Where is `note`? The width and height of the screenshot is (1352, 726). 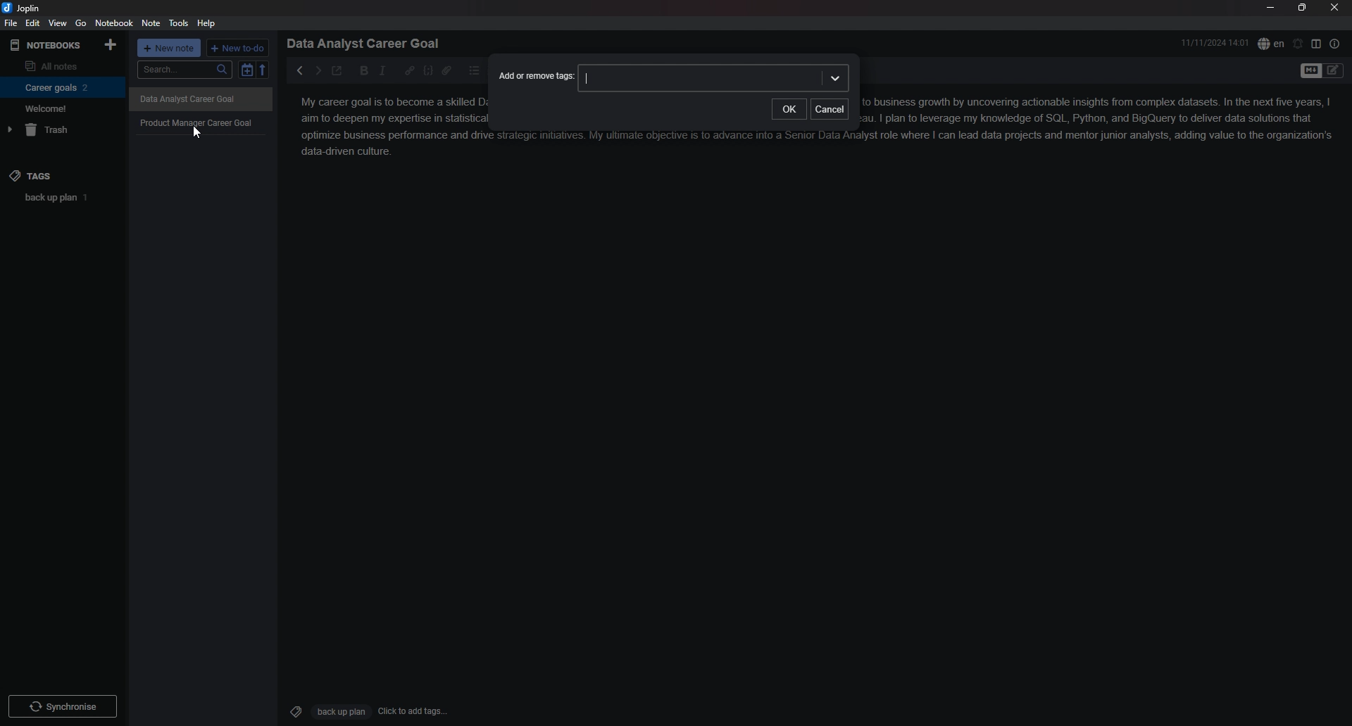 note is located at coordinates (152, 23).